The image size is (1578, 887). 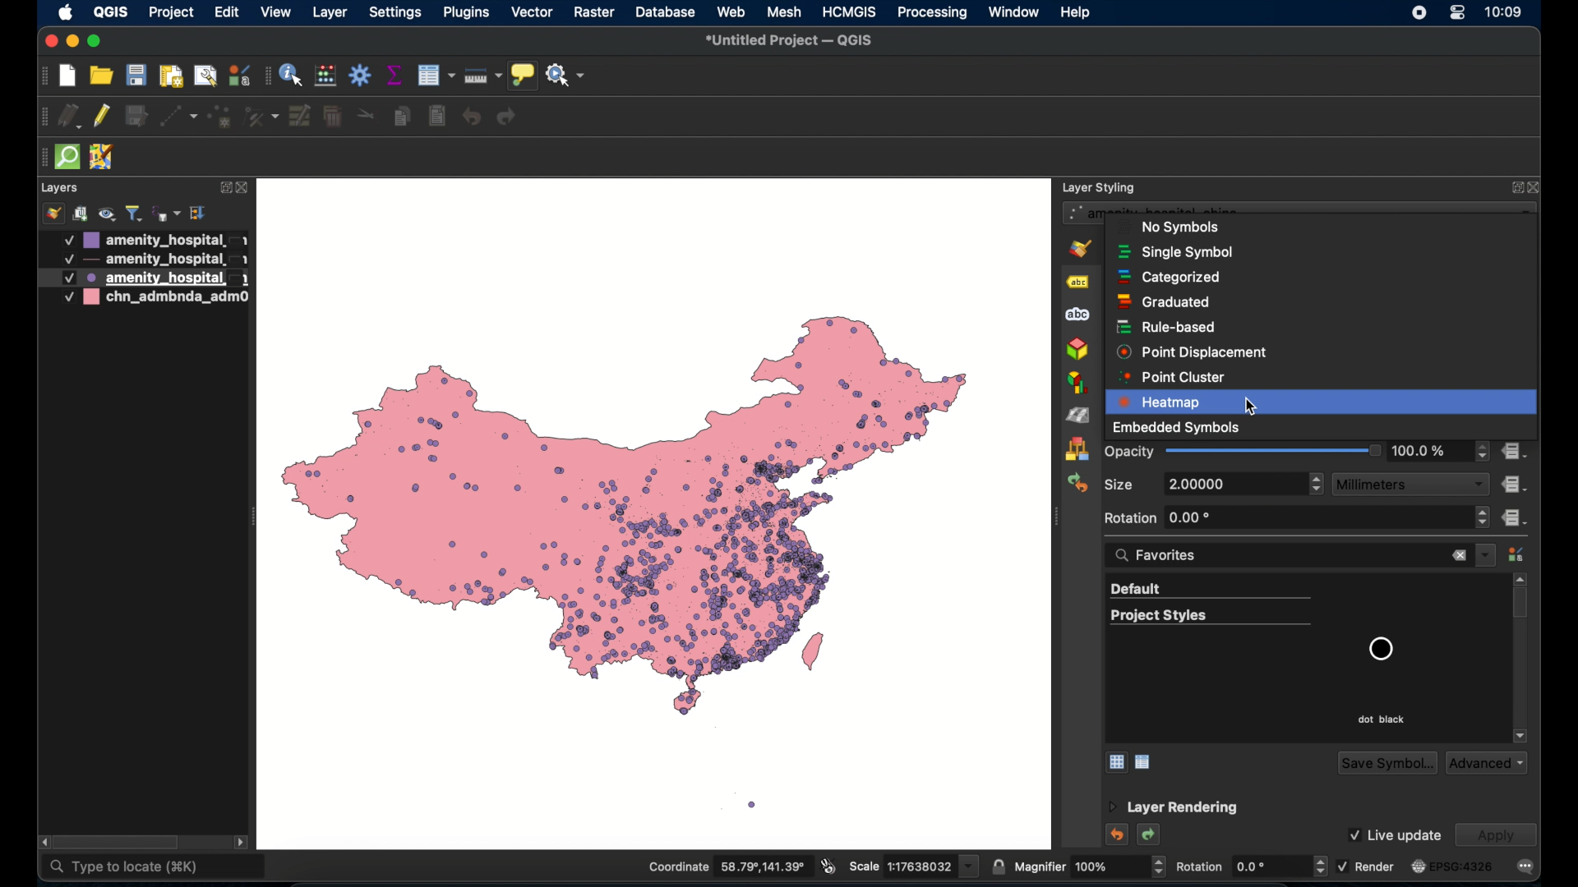 I want to click on modify attributes, so click(x=300, y=117).